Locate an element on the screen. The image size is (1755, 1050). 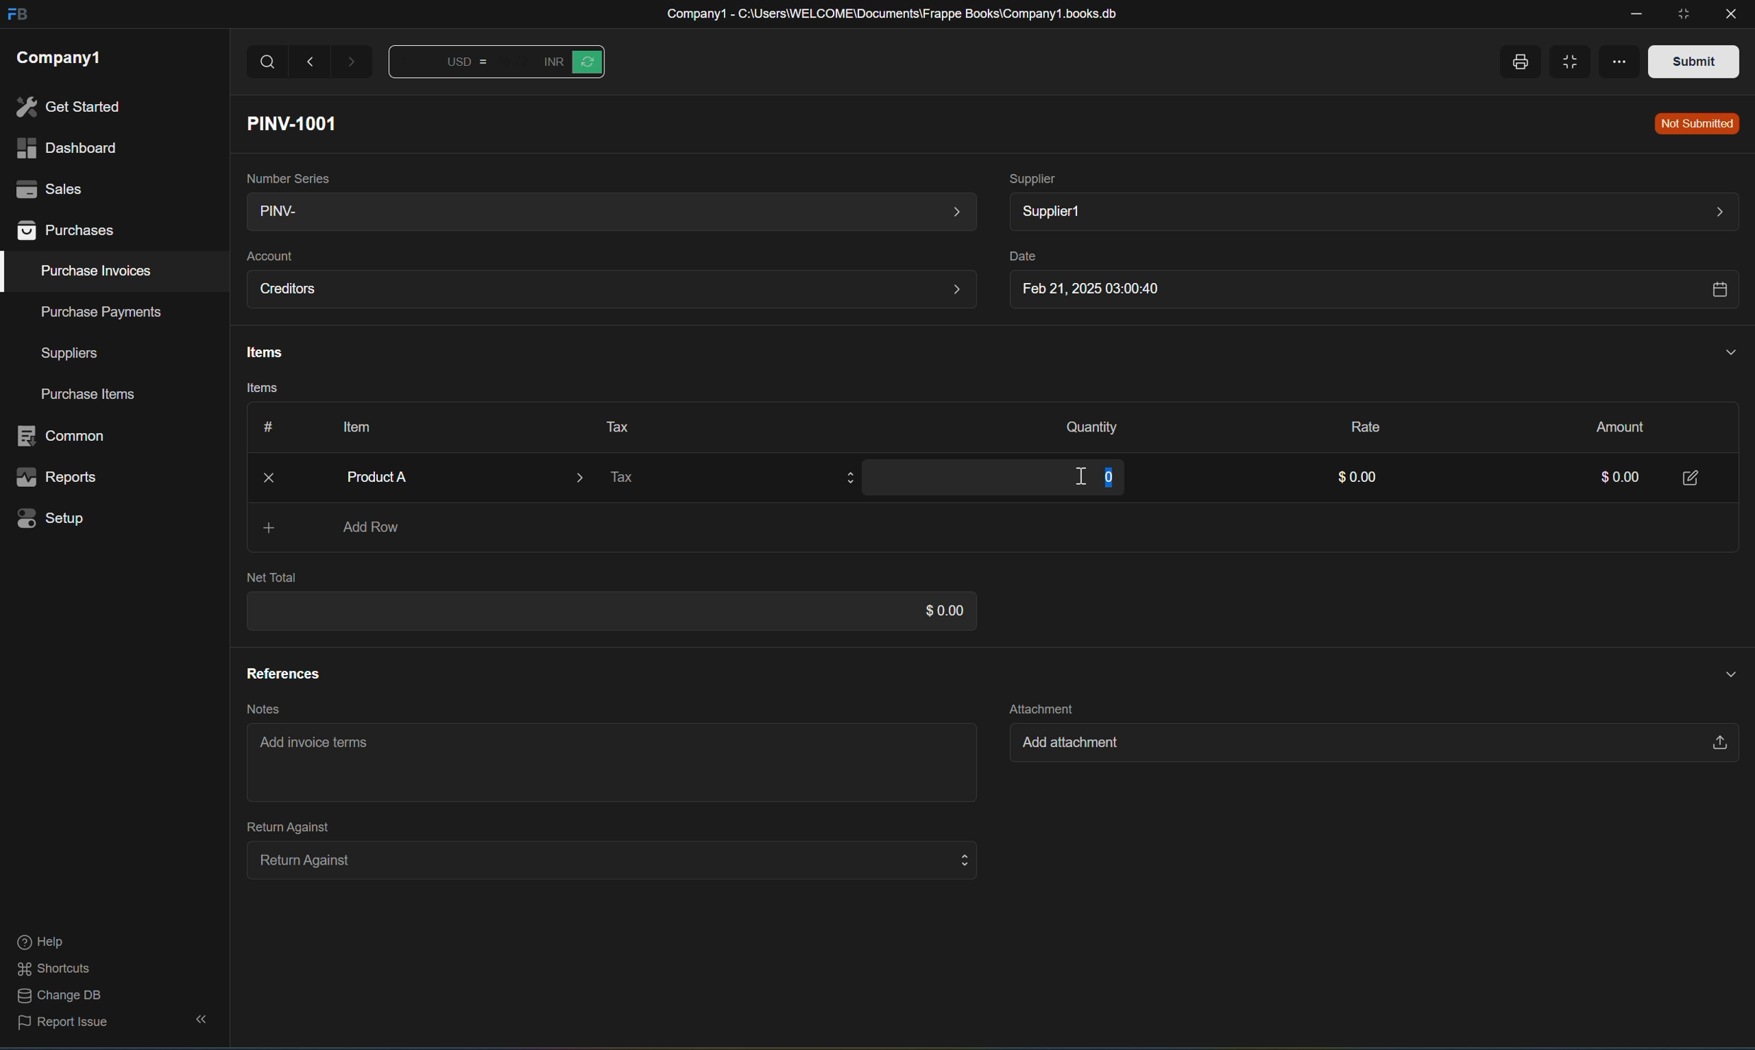
Notes is located at coordinates (258, 709).